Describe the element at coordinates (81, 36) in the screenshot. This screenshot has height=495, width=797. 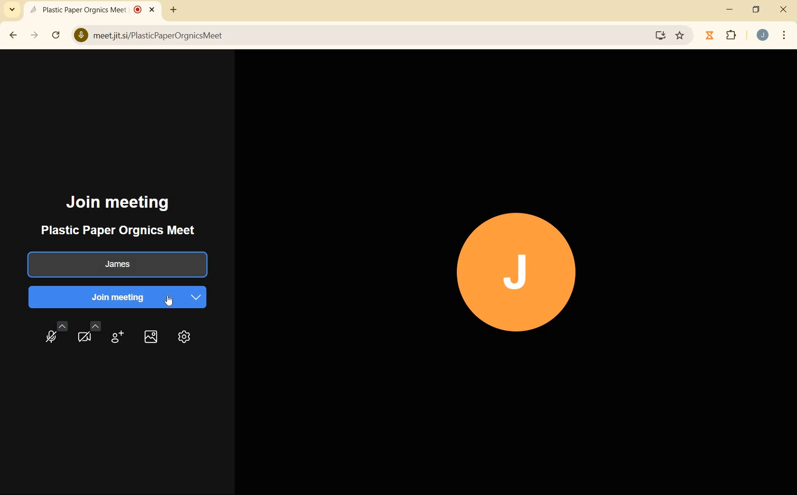
I see `View site information` at that location.